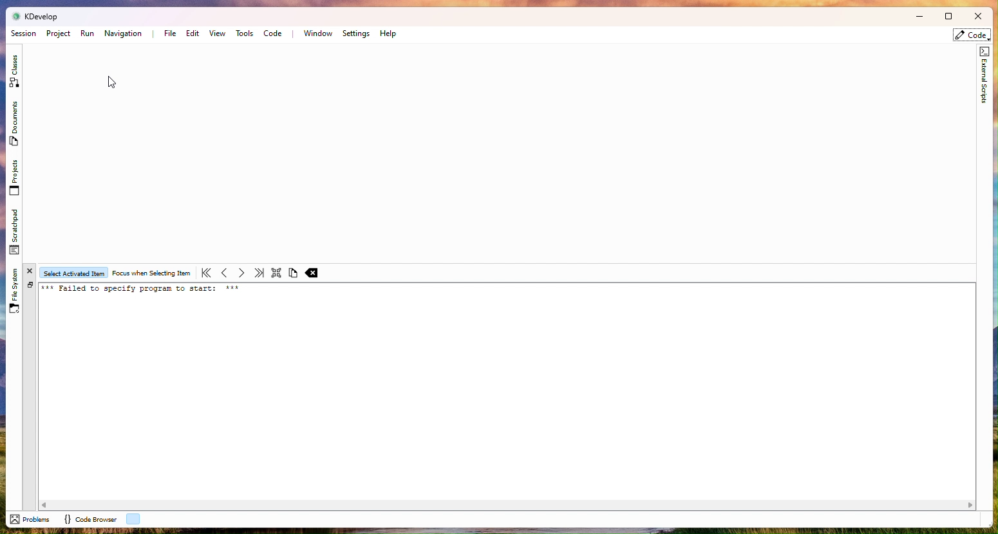 This screenshot has width=998, height=534. What do you see at coordinates (276, 272) in the screenshot?
I see `Select all` at bounding box center [276, 272].